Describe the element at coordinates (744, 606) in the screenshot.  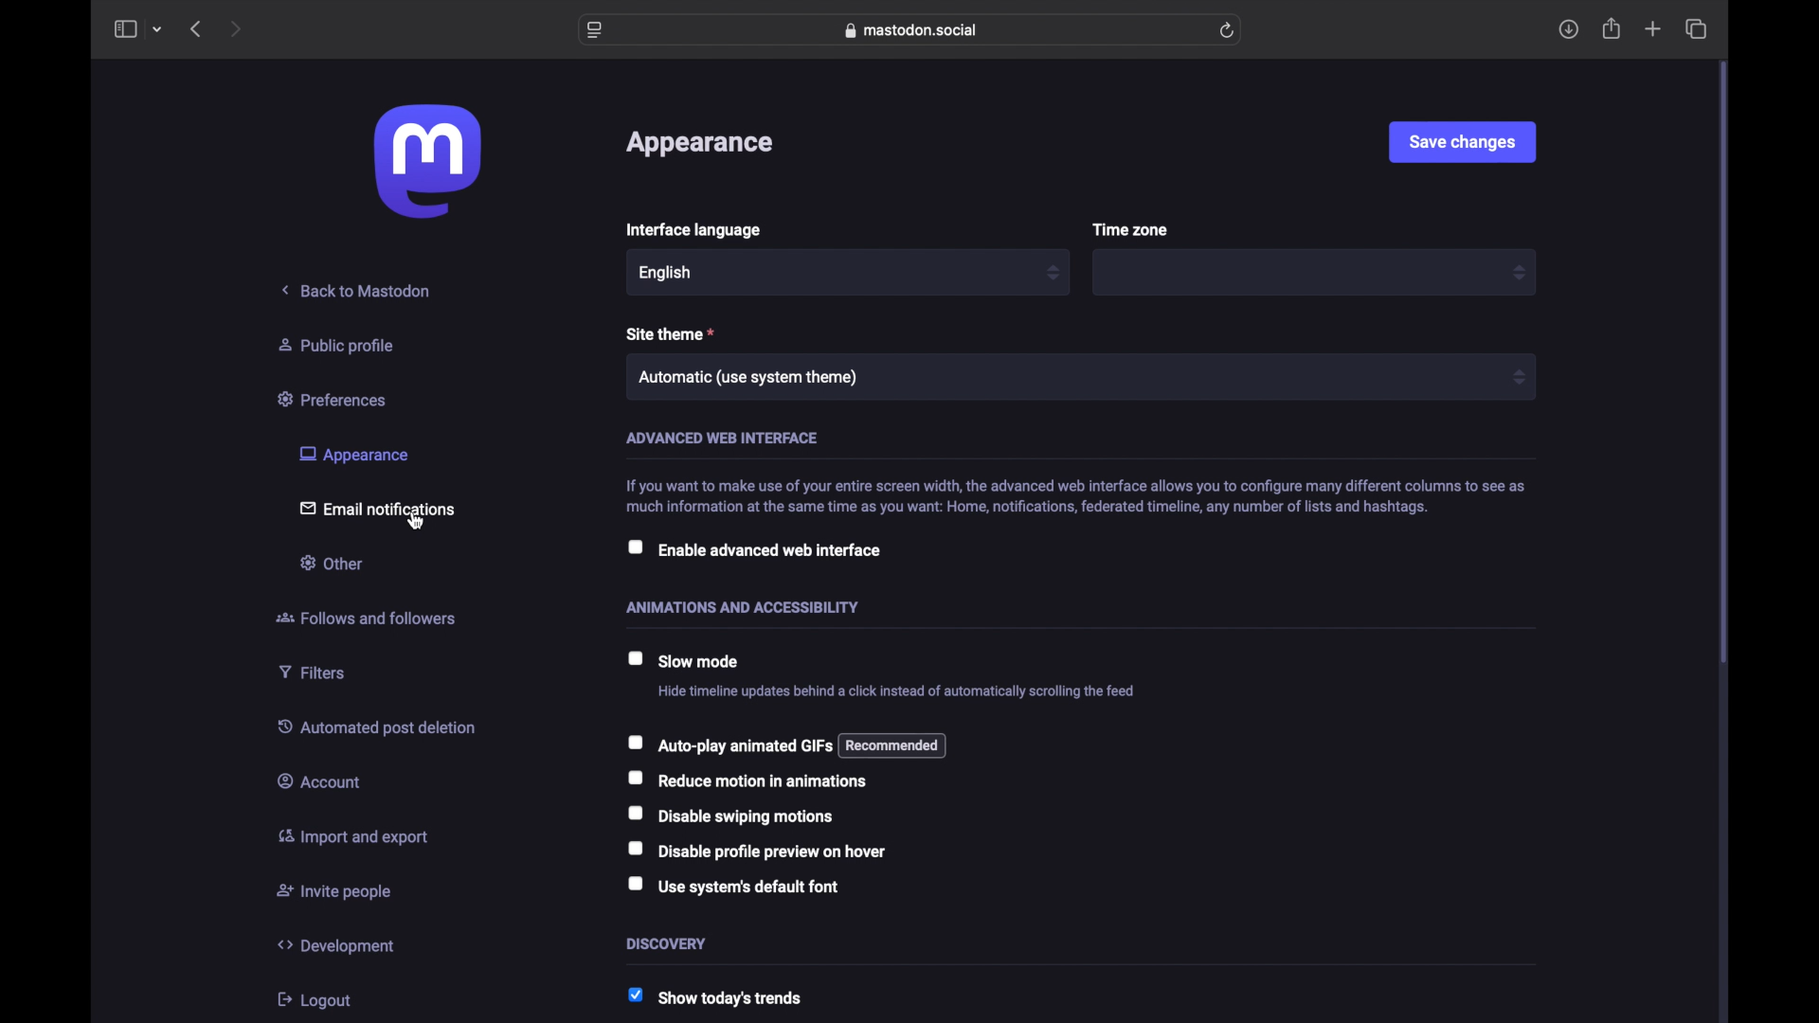
I see `animationsandacessibility` at that location.